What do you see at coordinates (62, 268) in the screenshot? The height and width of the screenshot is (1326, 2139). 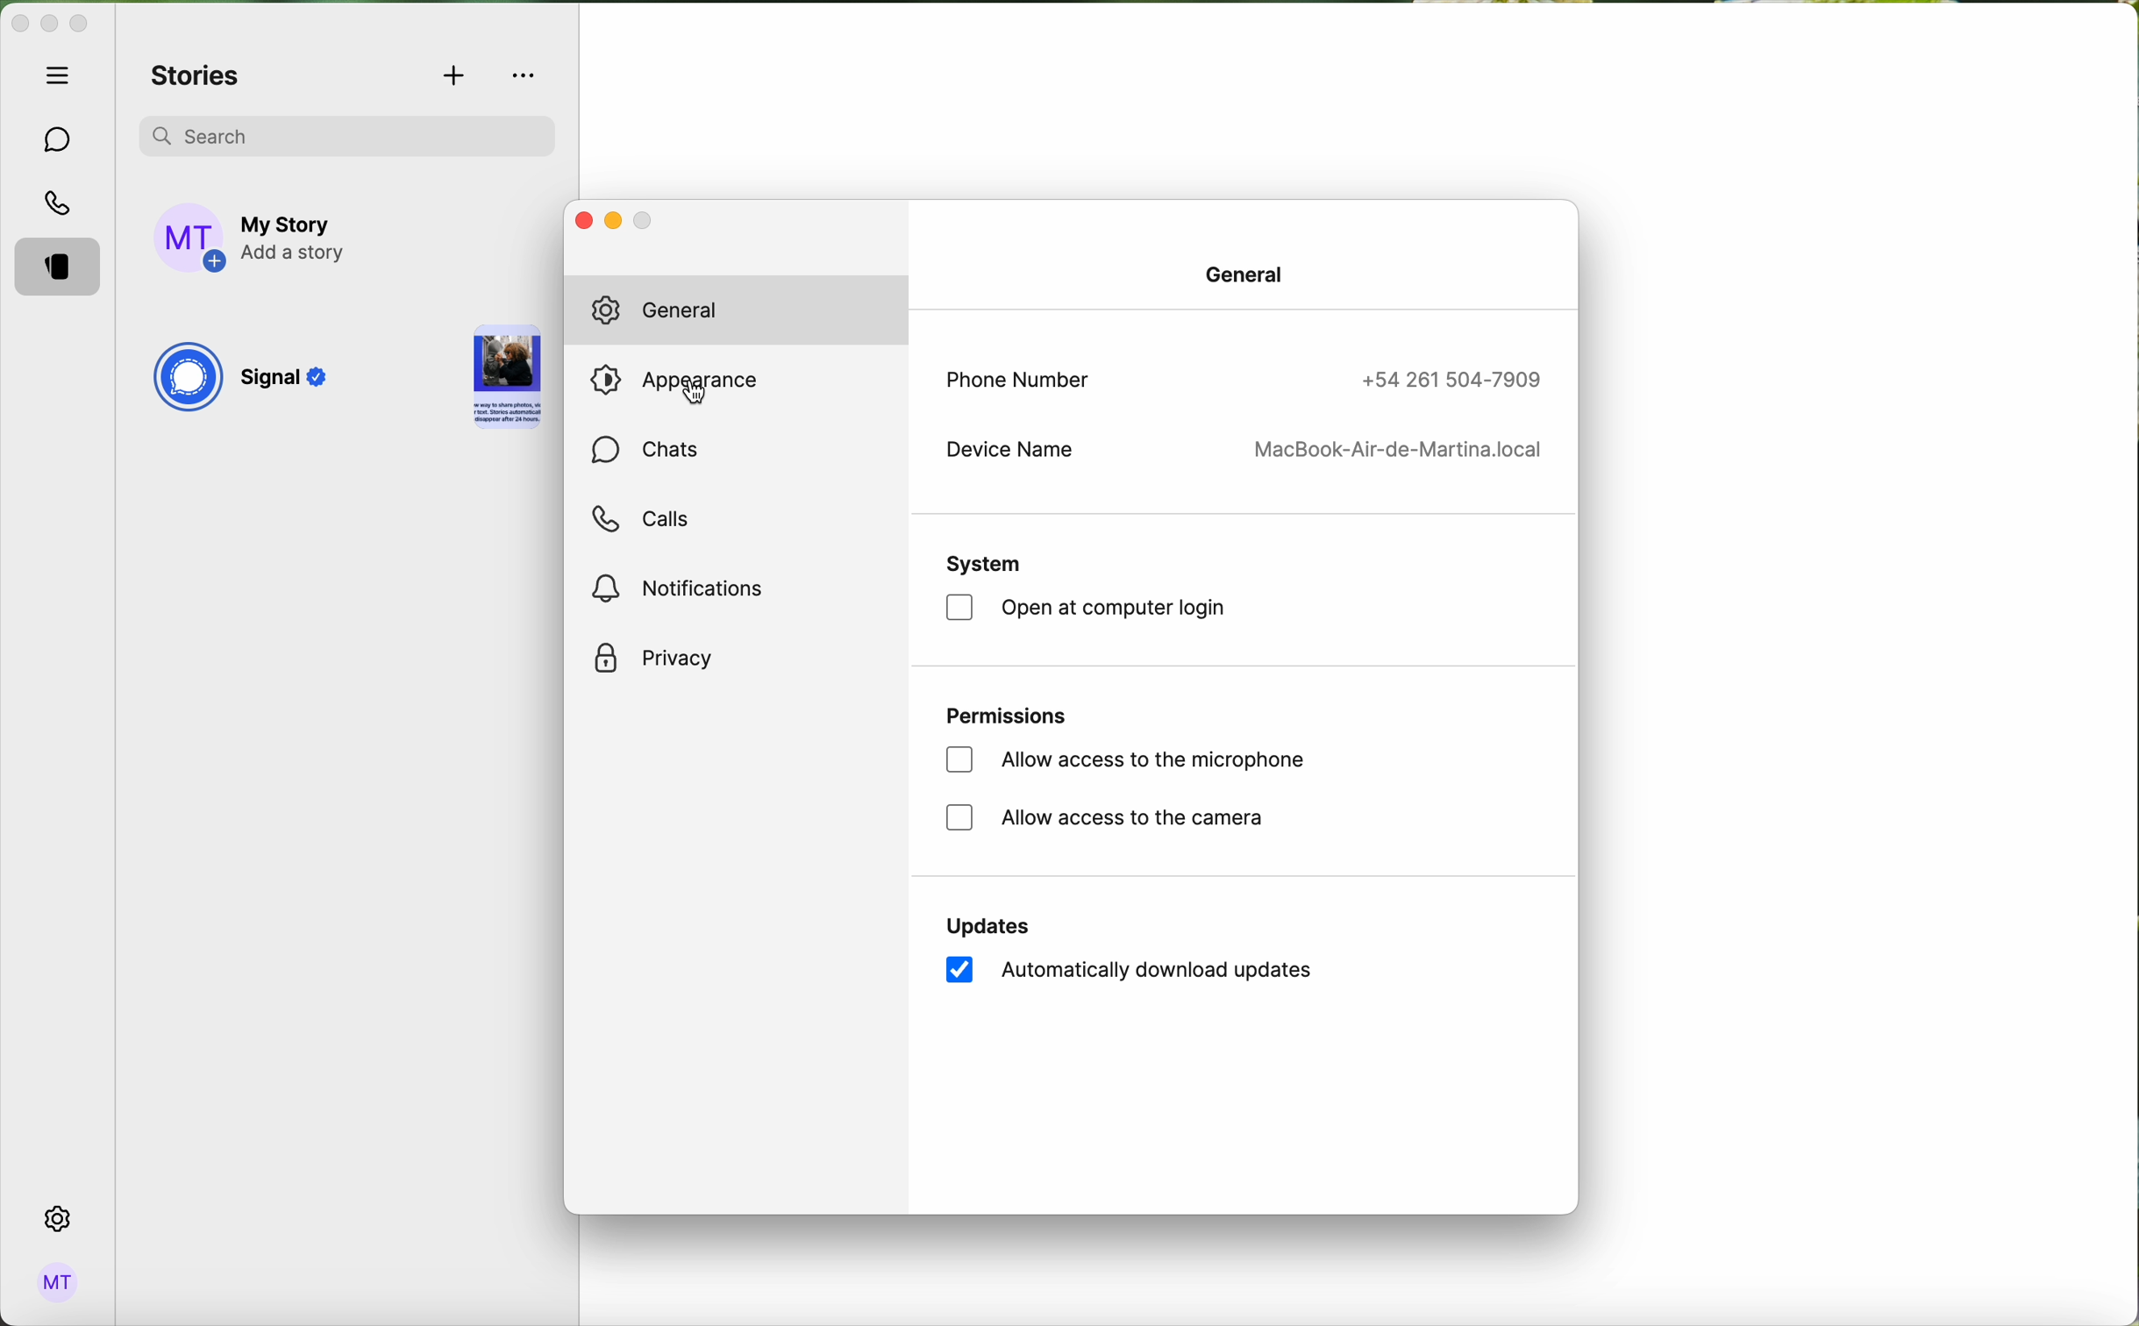 I see `stories` at bounding box center [62, 268].